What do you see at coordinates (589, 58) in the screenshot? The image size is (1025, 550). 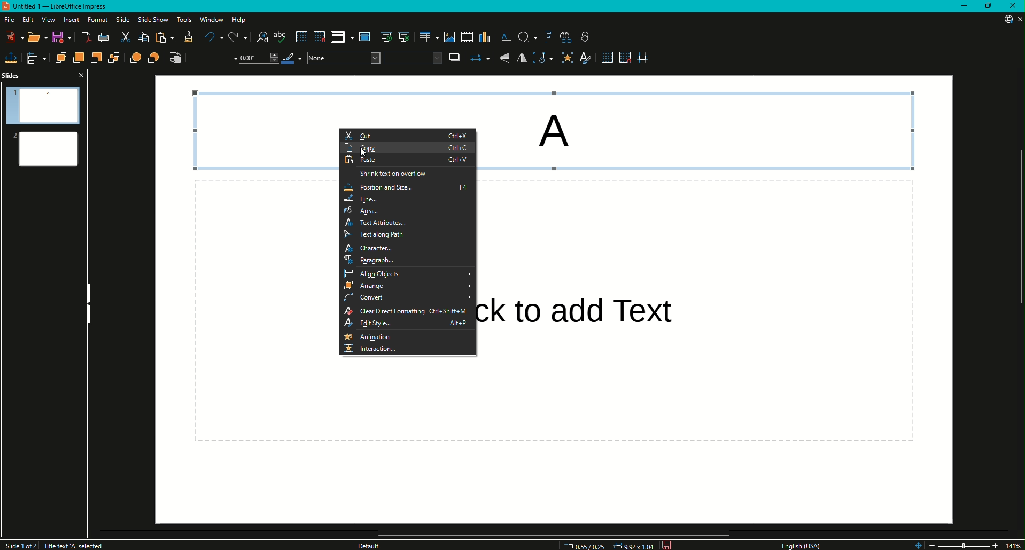 I see `Show Styles Sidebar` at bounding box center [589, 58].